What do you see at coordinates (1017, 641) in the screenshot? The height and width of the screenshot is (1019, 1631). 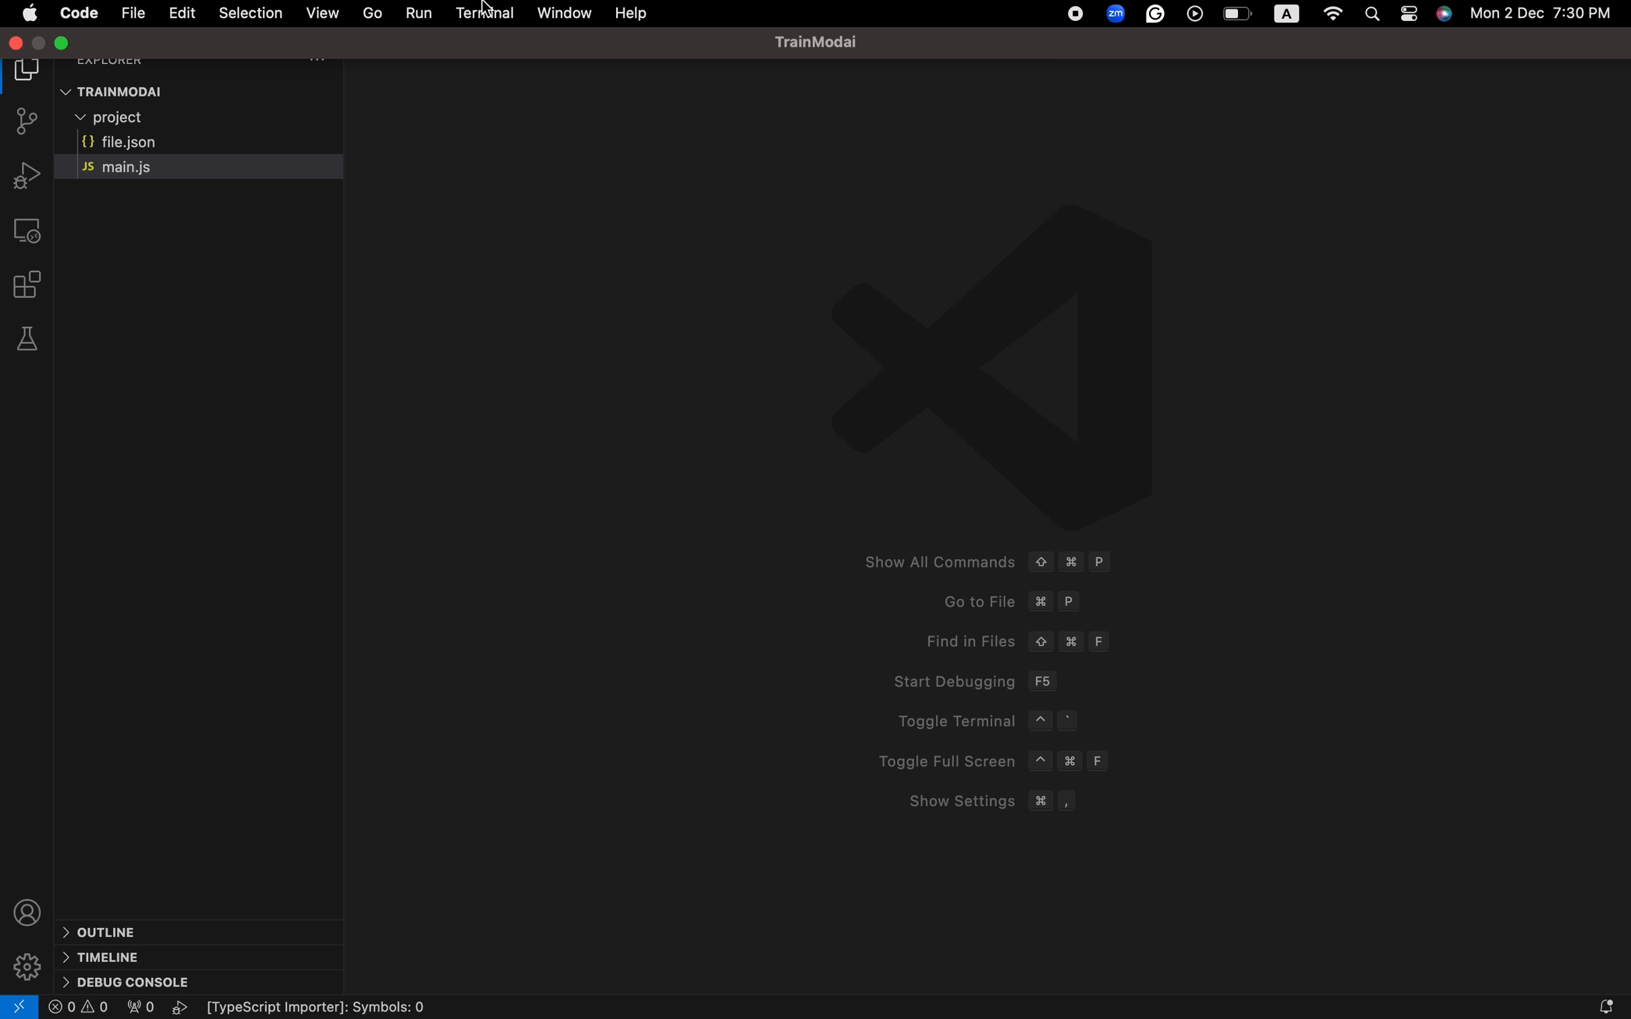 I see `Find Files` at bounding box center [1017, 641].